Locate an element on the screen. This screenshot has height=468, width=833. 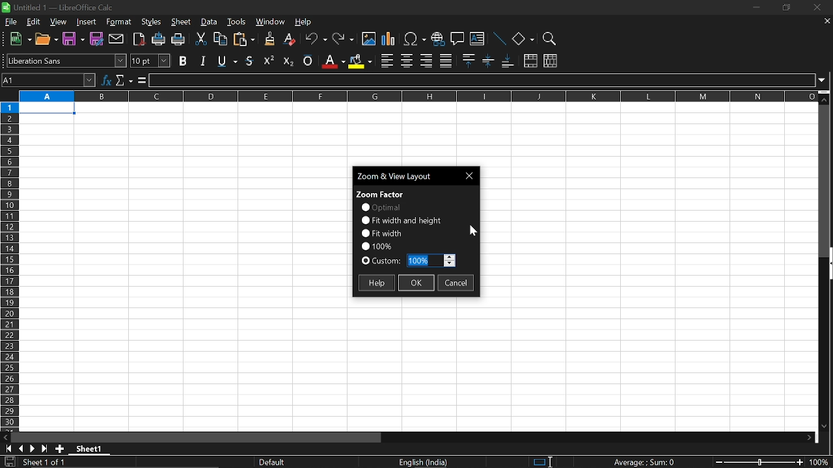
print is located at coordinates (178, 40).